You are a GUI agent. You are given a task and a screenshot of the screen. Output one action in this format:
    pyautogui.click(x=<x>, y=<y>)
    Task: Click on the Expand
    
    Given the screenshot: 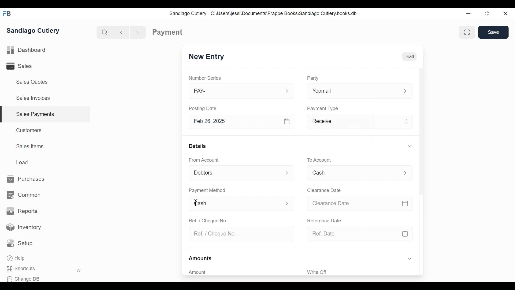 What is the action you would take?
    pyautogui.click(x=409, y=146)
    